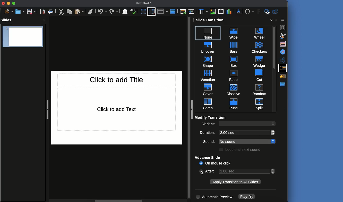 The image size is (343, 202). Describe the element at coordinates (211, 117) in the screenshot. I see `Modify transition` at that location.